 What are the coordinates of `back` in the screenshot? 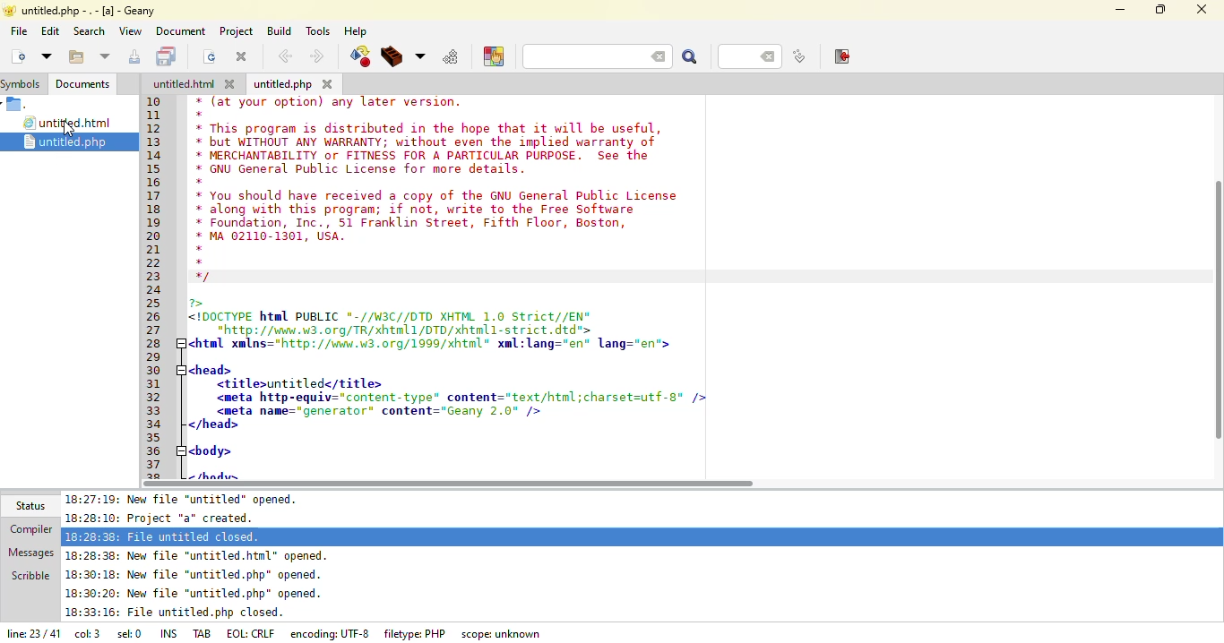 It's located at (285, 56).